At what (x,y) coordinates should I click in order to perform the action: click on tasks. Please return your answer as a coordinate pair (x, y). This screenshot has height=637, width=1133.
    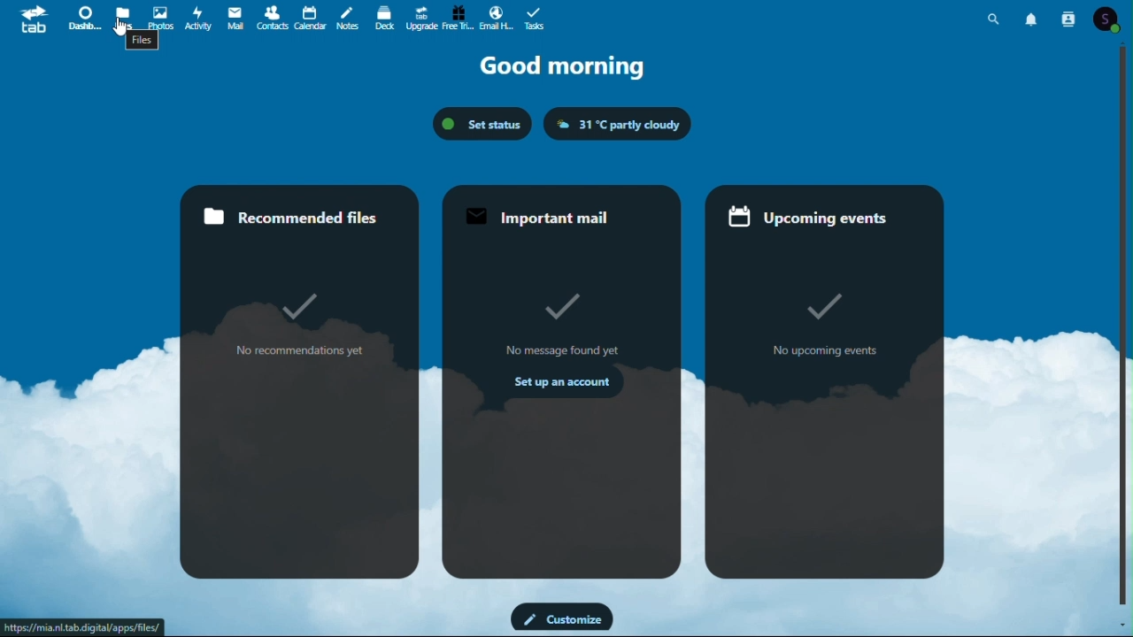
    Looking at the image, I should click on (535, 17).